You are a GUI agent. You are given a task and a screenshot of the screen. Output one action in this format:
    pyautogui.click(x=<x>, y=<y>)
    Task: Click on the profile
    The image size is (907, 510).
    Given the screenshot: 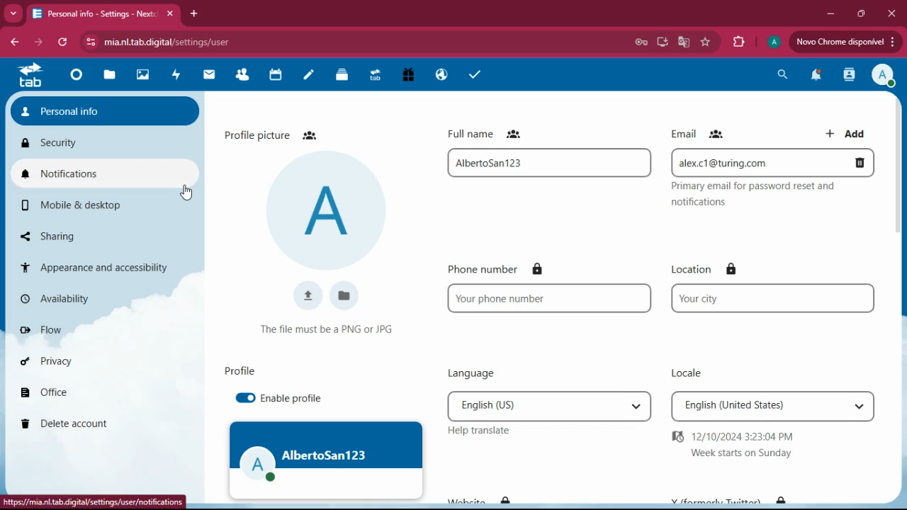 What is the action you would take?
    pyautogui.click(x=884, y=76)
    